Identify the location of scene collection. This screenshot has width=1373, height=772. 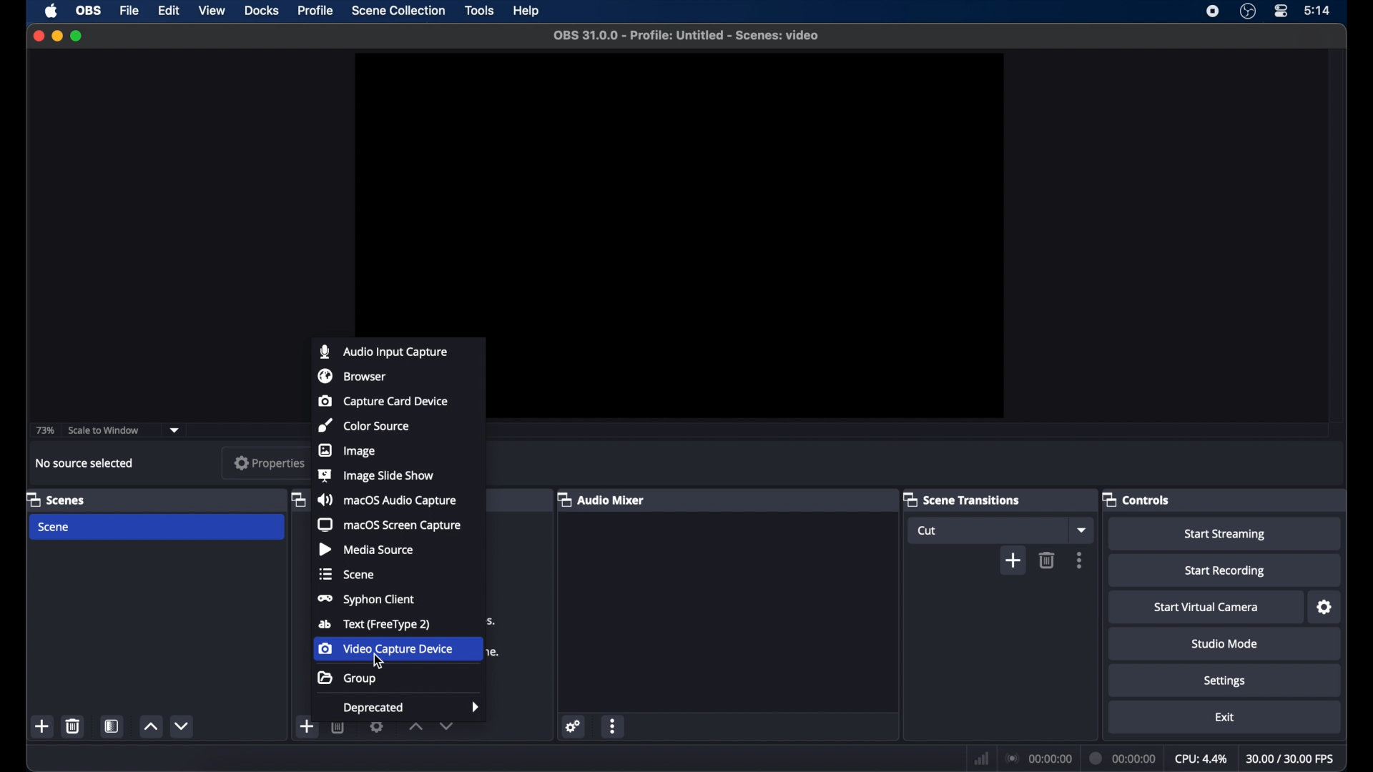
(398, 11).